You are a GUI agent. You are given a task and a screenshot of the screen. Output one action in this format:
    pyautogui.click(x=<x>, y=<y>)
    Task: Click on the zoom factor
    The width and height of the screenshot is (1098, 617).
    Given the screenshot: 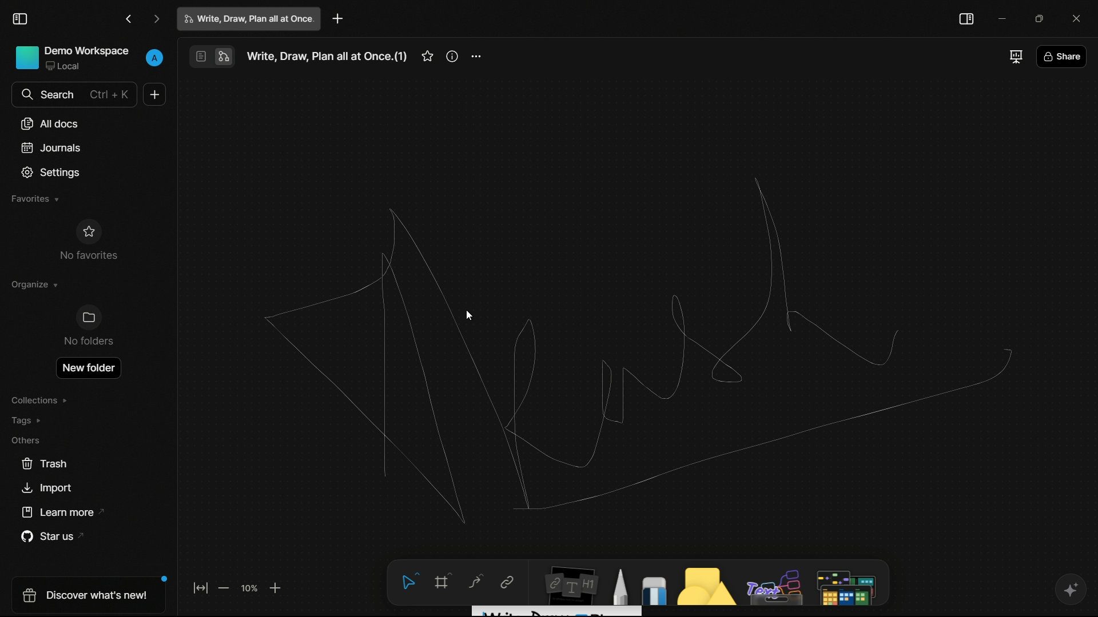 What is the action you would take?
    pyautogui.click(x=249, y=588)
    